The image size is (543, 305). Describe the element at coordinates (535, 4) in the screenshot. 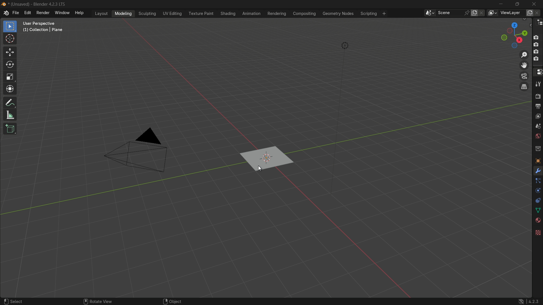

I see `close app` at that location.